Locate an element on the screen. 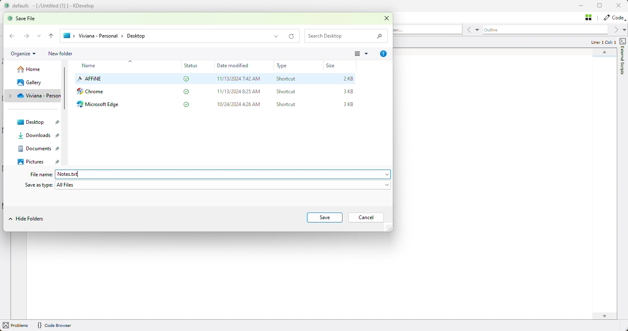  Forward  is located at coordinates (26, 36).